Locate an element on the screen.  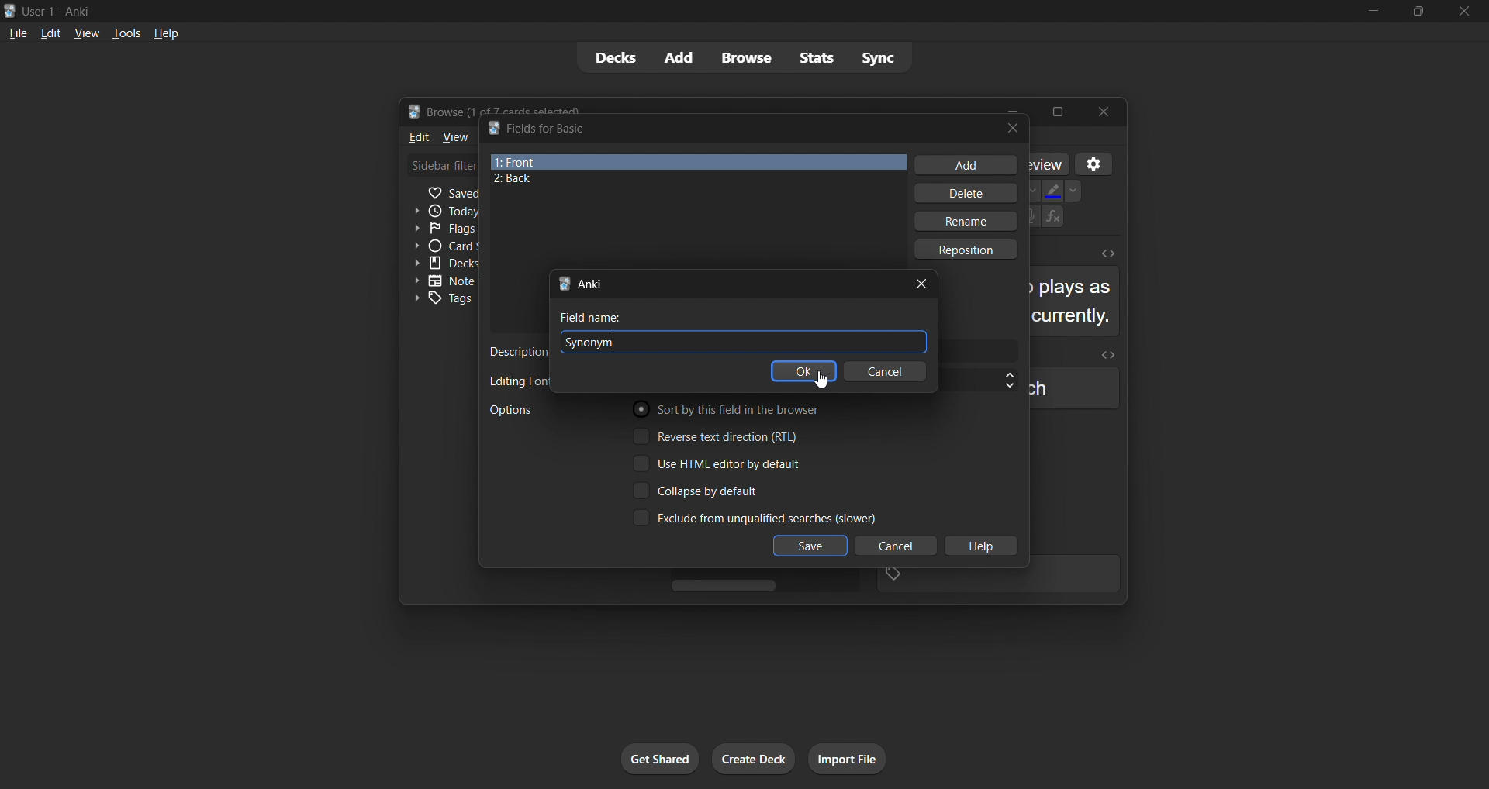
field name is located at coordinates (599, 318).